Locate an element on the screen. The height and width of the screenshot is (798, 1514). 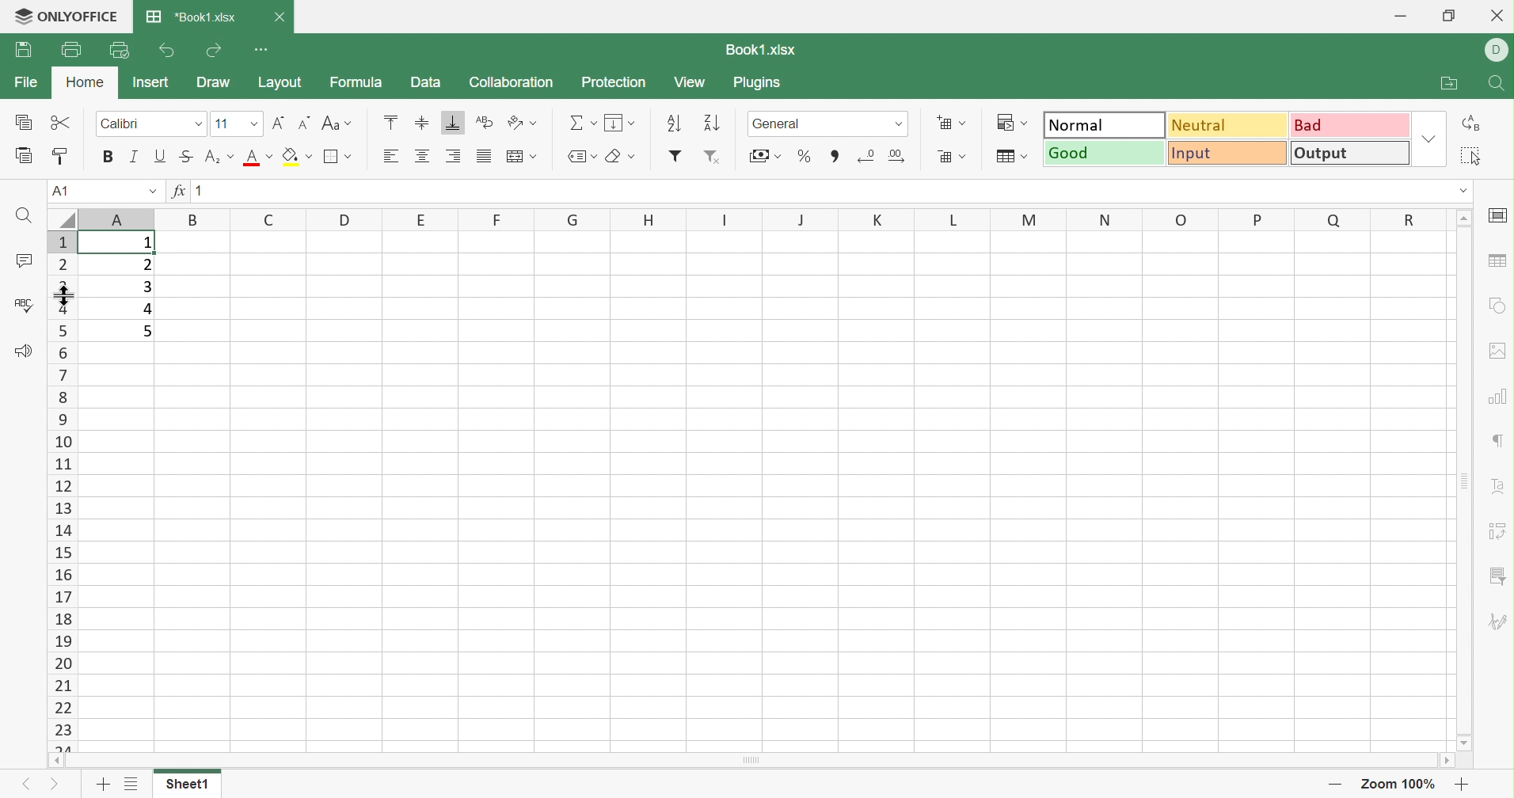
Text Art settings is located at coordinates (1497, 488).